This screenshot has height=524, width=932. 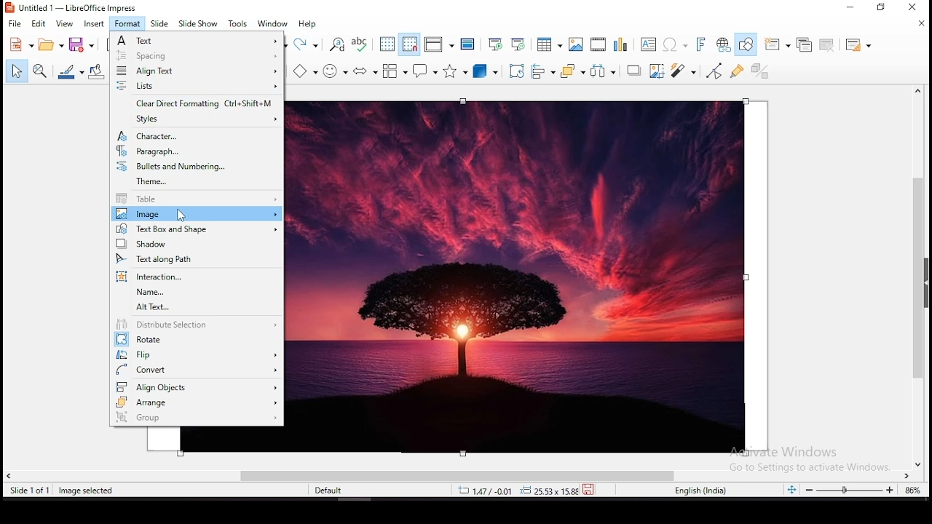 What do you see at coordinates (408, 45) in the screenshot?
I see `snap to grid` at bounding box center [408, 45].